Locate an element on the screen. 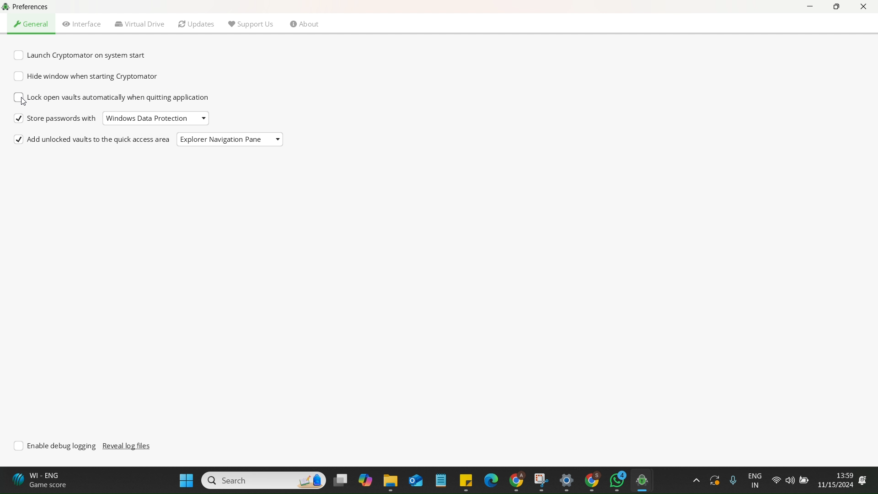  Windows update is located at coordinates (713, 480).